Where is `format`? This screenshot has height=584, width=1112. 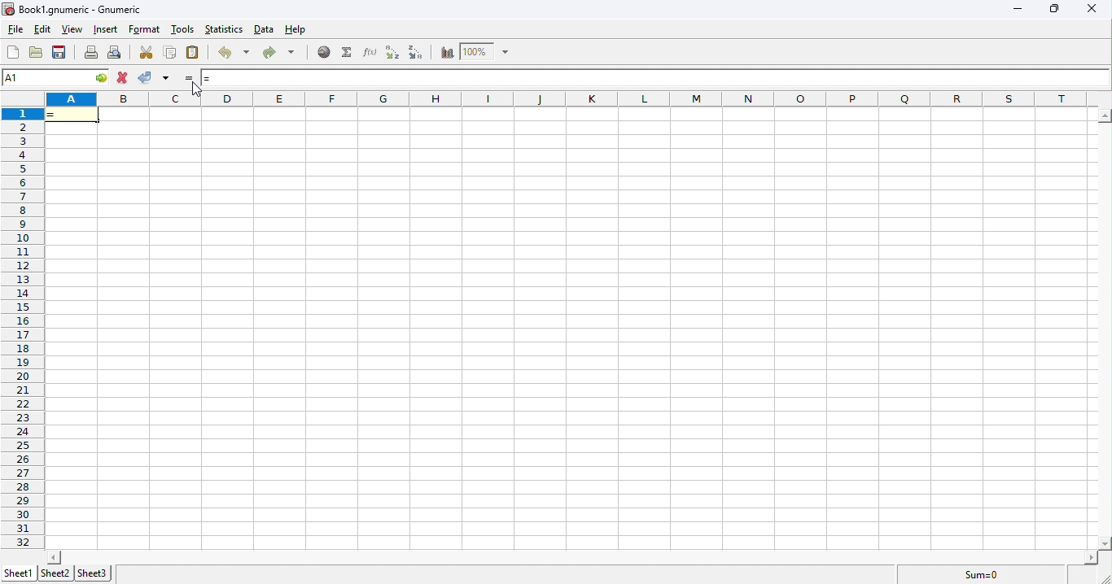 format is located at coordinates (145, 29).